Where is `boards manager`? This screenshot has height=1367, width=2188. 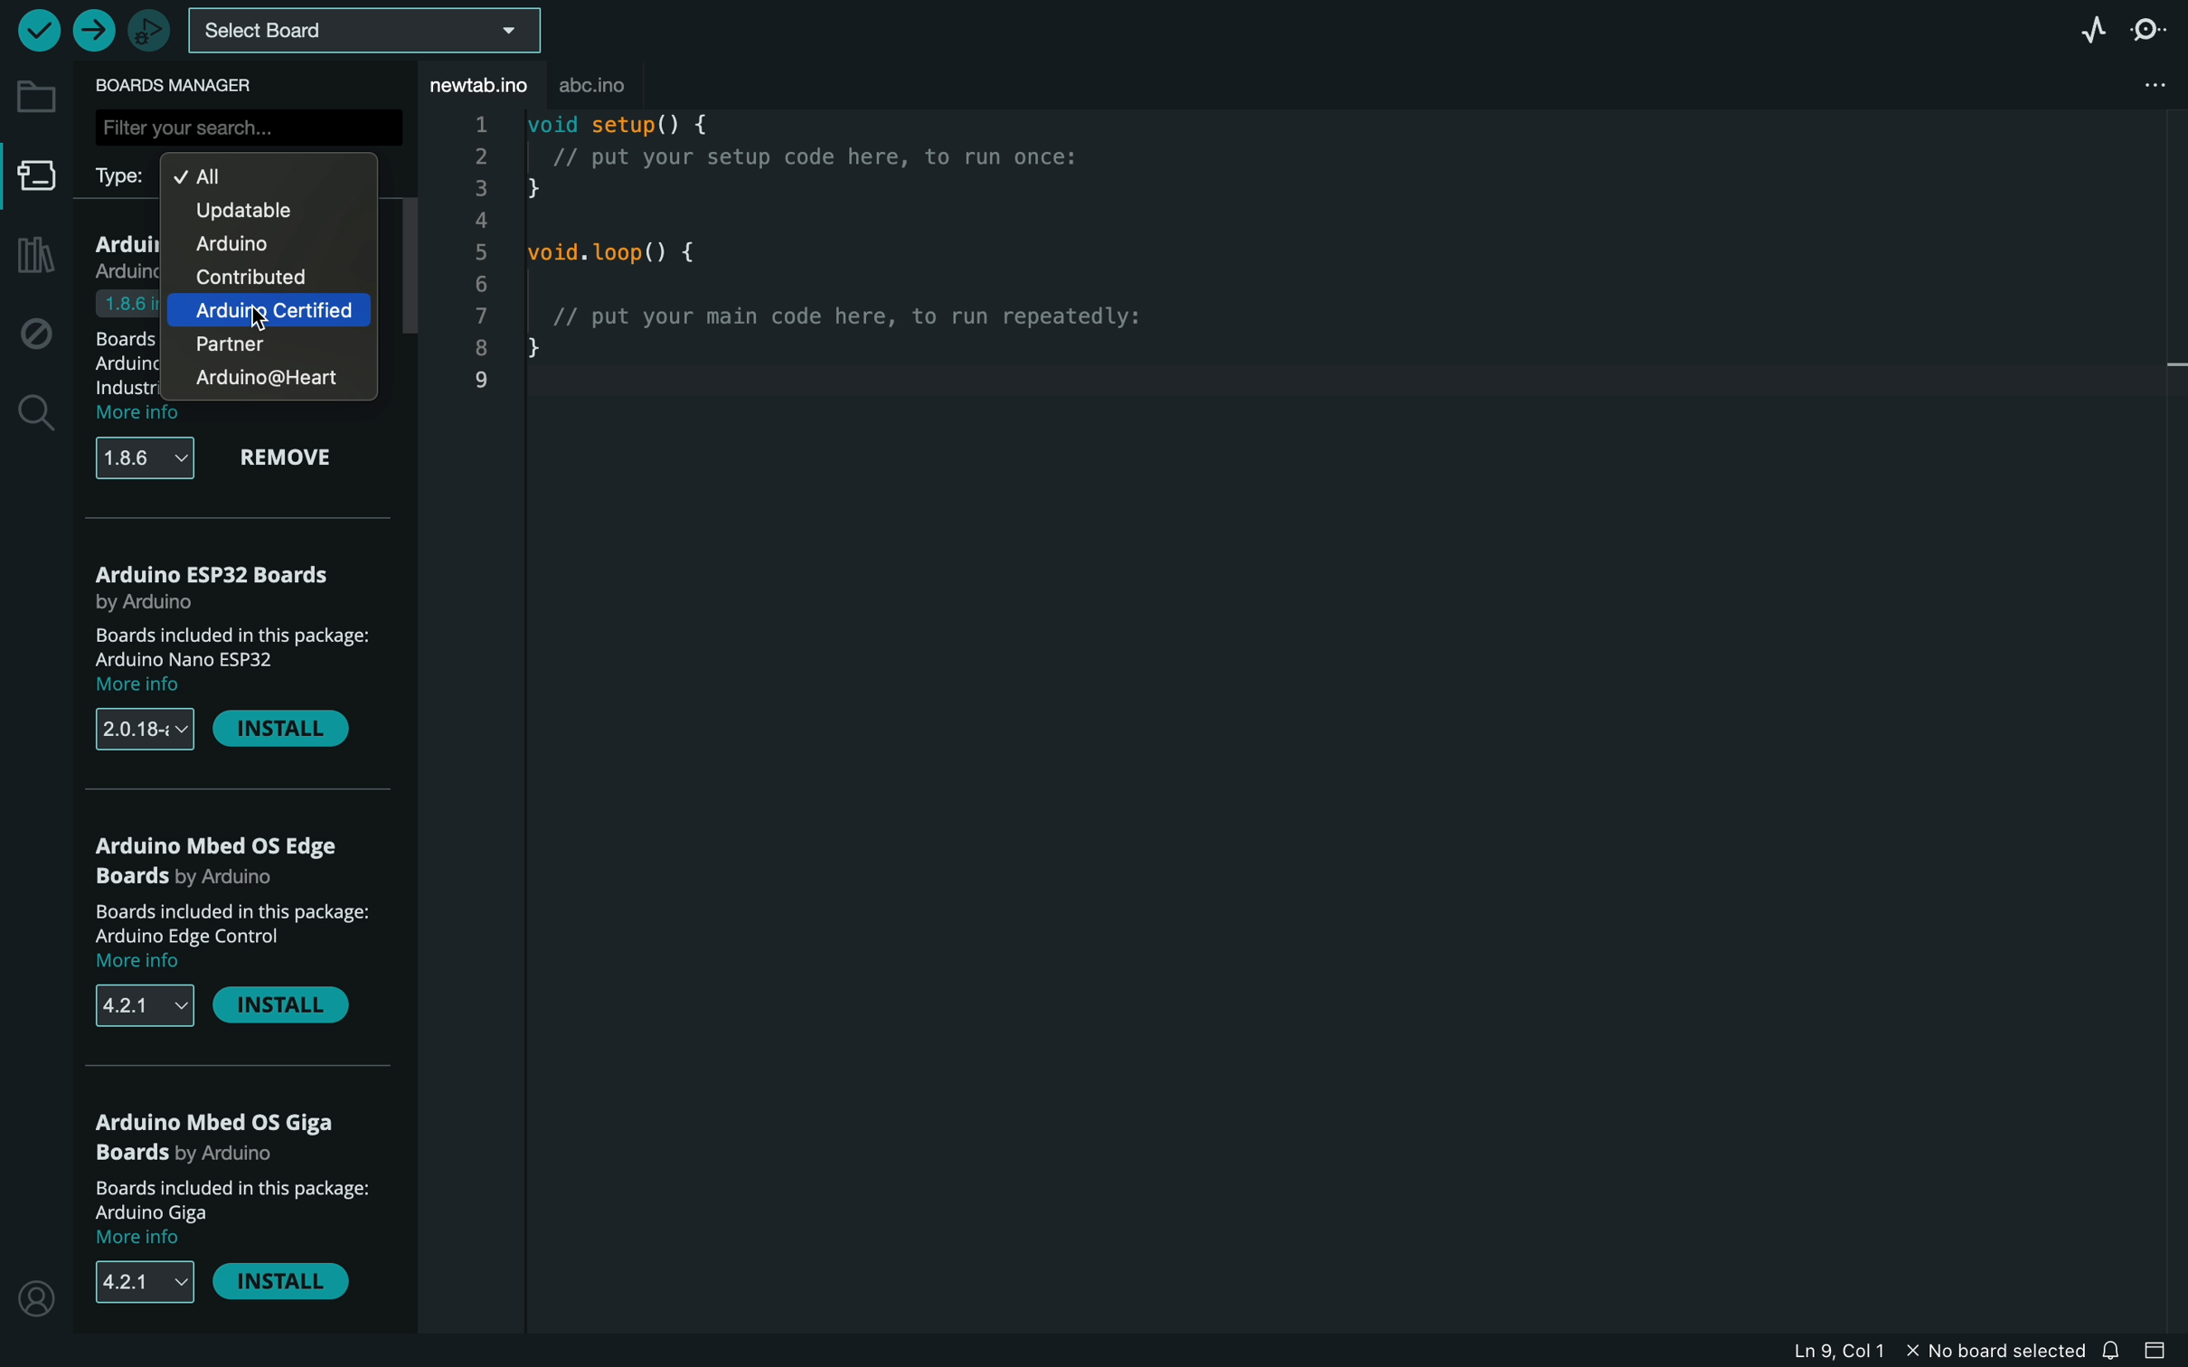
boards manager is located at coordinates (180, 87).